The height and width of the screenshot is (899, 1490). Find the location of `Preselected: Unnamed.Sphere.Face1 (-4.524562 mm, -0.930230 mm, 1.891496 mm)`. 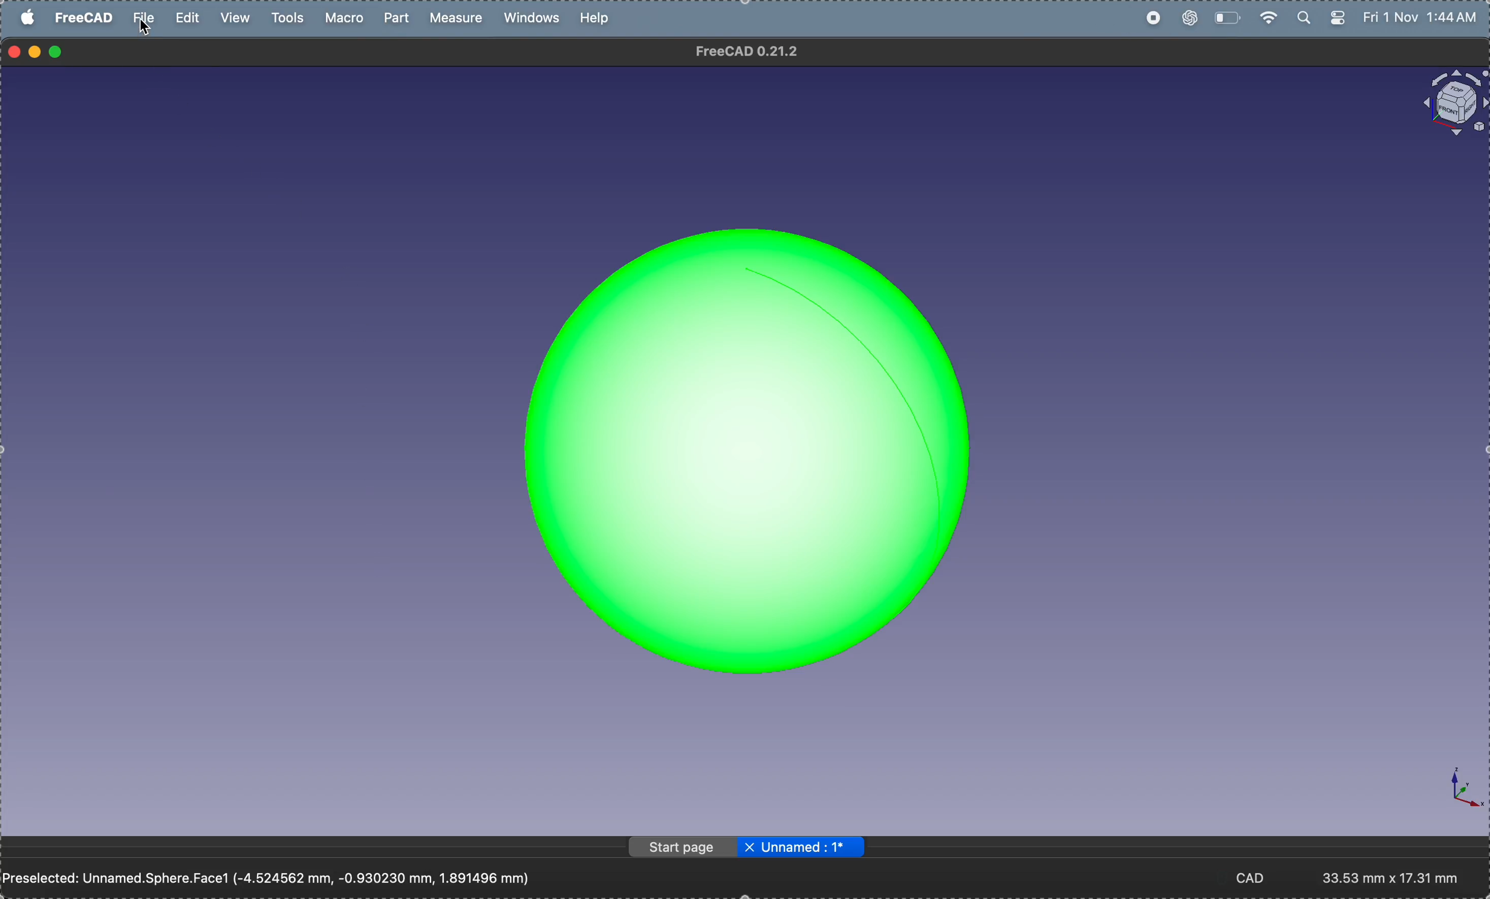

Preselected: Unnamed.Sphere.Face1 (-4.524562 mm, -0.930230 mm, 1.891496 mm) is located at coordinates (277, 875).